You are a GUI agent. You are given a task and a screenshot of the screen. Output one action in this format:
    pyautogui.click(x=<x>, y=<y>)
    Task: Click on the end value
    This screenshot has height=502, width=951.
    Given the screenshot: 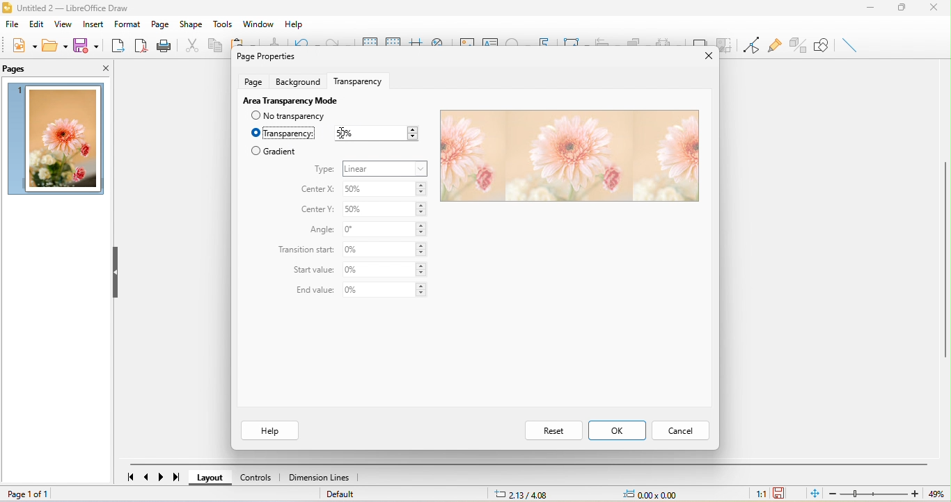 What is the action you would take?
    pyautogui.click(x=311, y=291)
    